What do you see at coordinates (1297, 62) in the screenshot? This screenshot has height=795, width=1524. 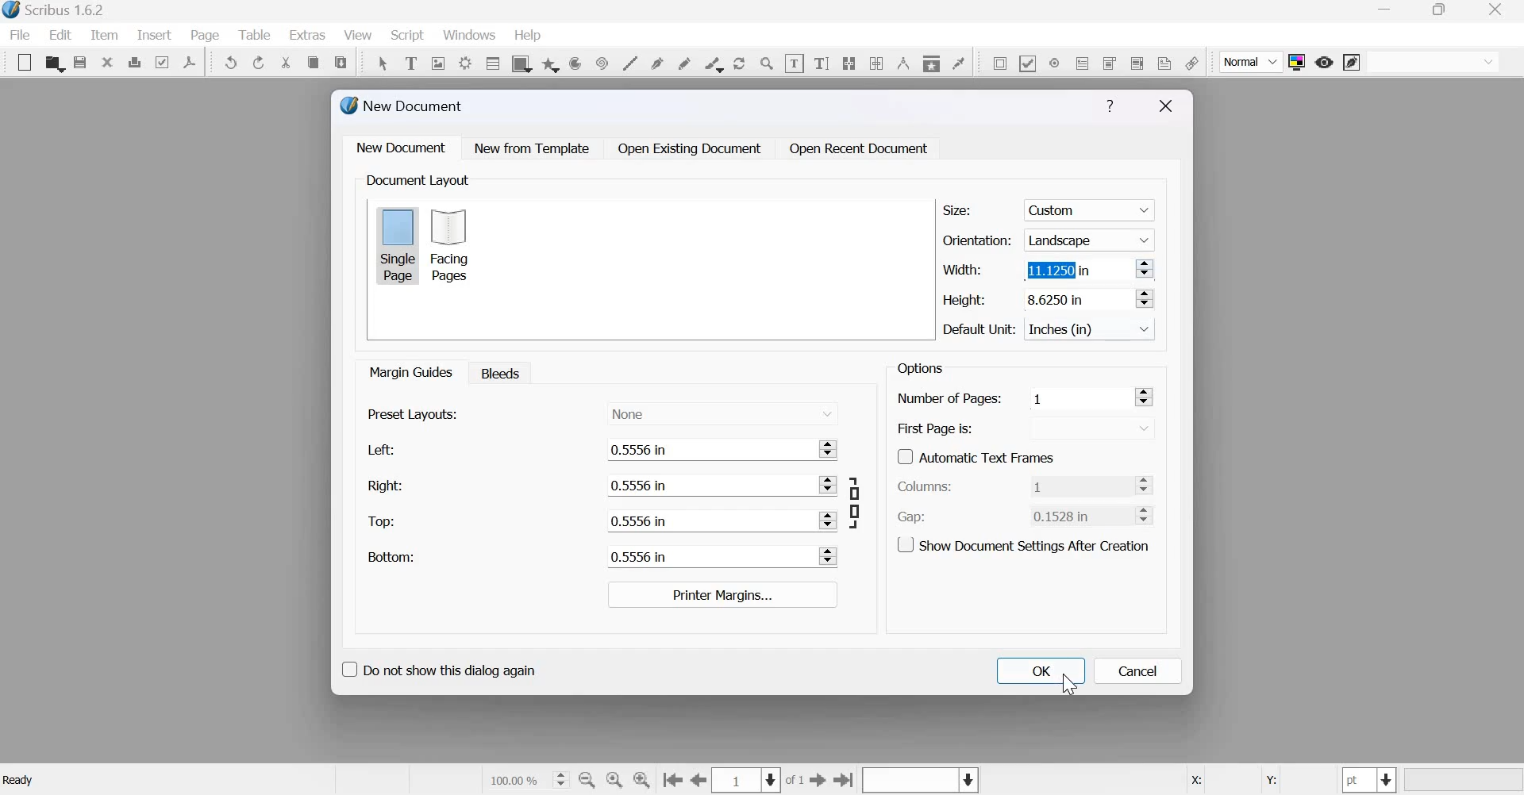 I see `Toggle color management system` at bounding box center [1297, 62].